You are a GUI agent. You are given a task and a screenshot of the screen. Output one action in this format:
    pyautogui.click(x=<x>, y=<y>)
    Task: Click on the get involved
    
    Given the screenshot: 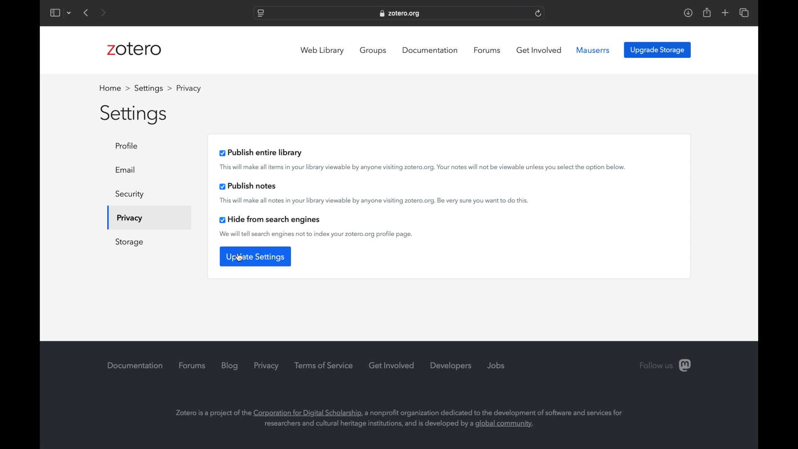 What is the action you would take?
    pyautogui.click(x=539, y=50)
    